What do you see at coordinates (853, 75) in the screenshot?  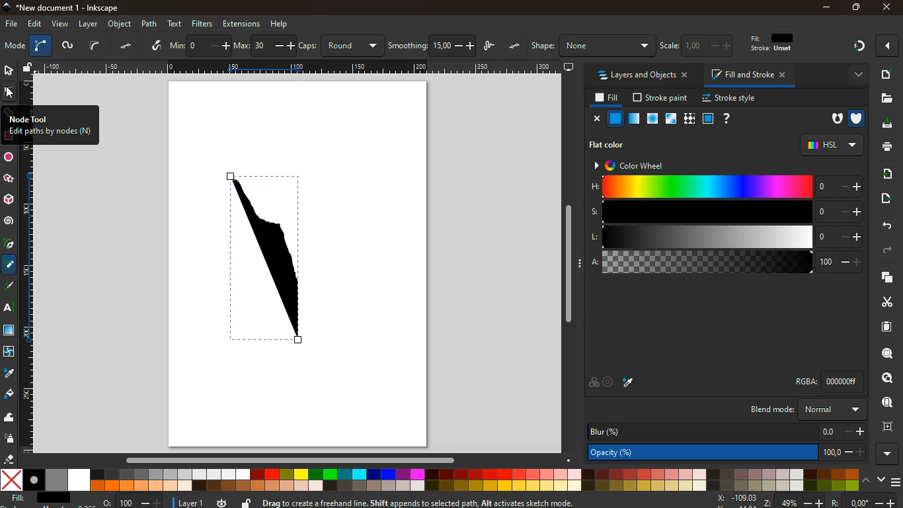 I see `more` at bounding box center [853, 75].